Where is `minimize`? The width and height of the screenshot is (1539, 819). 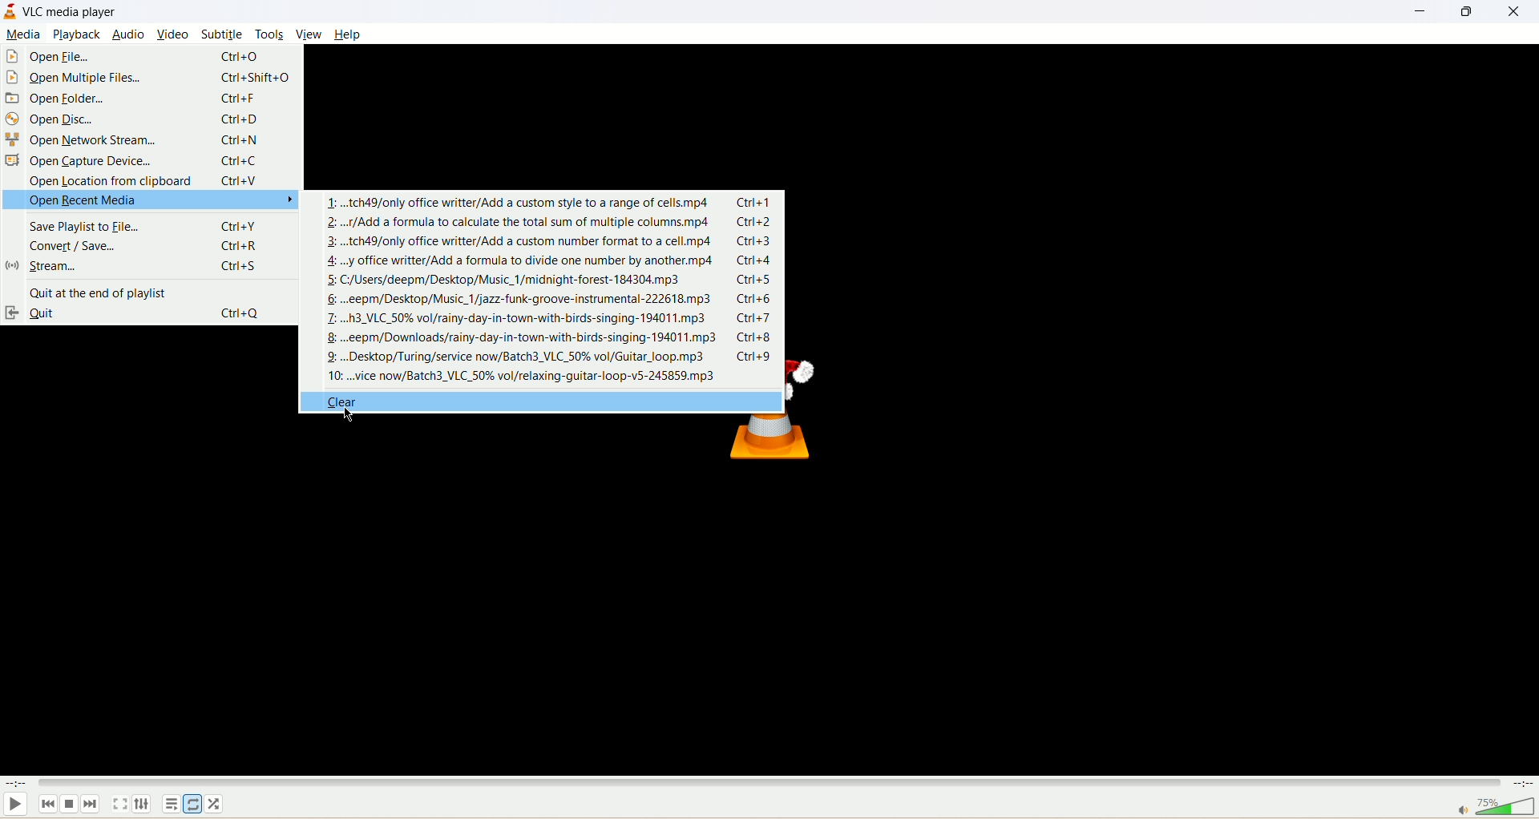 minimize is located at coordinates (1420, 14).